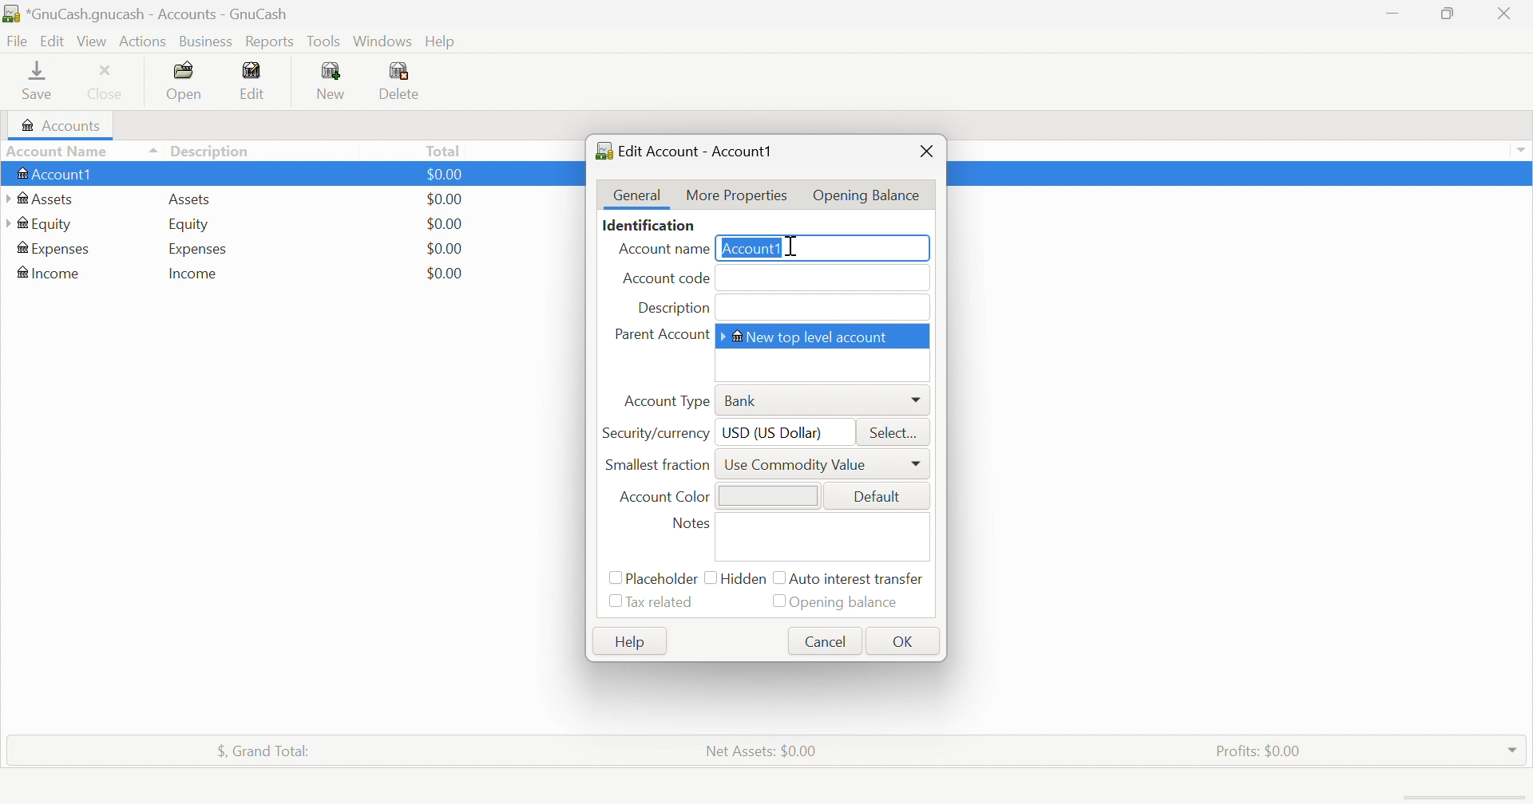 This screenshot has width=1533, height=804. Describe the element at coordinates (1259, 751) in the screenshot. I see `Profits: $0.00` at that location.